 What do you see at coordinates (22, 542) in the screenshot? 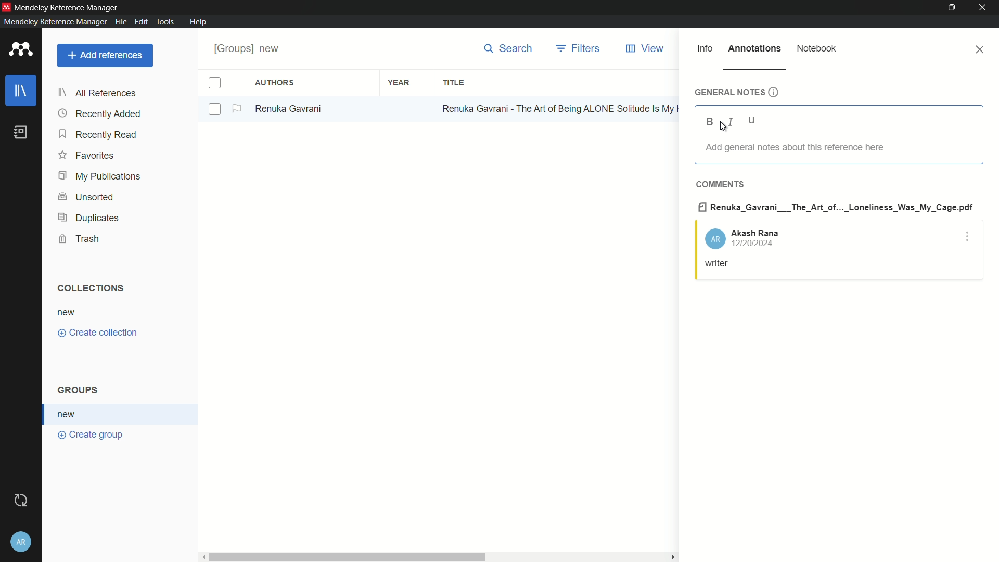
I see `account and help` at bounding box center [22, 542].